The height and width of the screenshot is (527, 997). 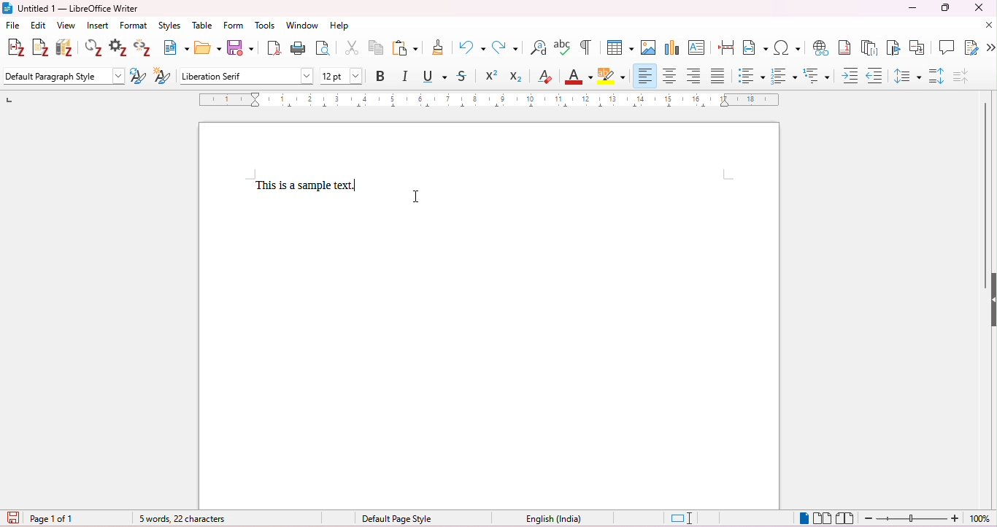 I want to click on insert track changes functions, so click(x=971, y=47).